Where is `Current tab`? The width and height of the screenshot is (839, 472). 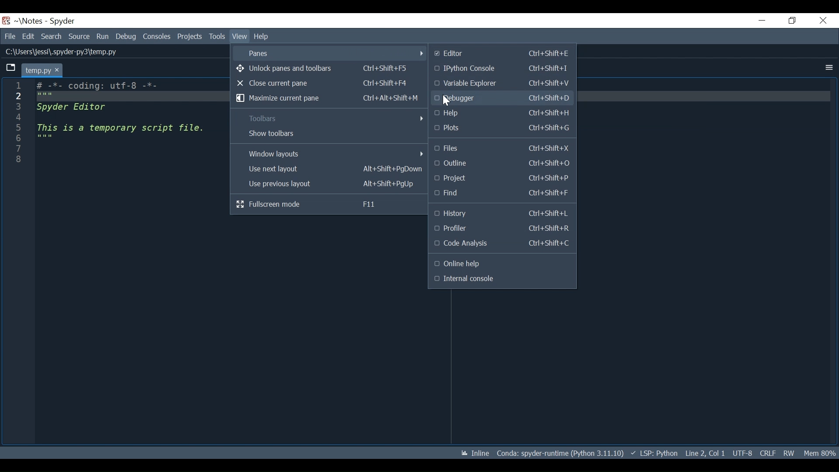
Current tab is located at coordinates (42, 70).